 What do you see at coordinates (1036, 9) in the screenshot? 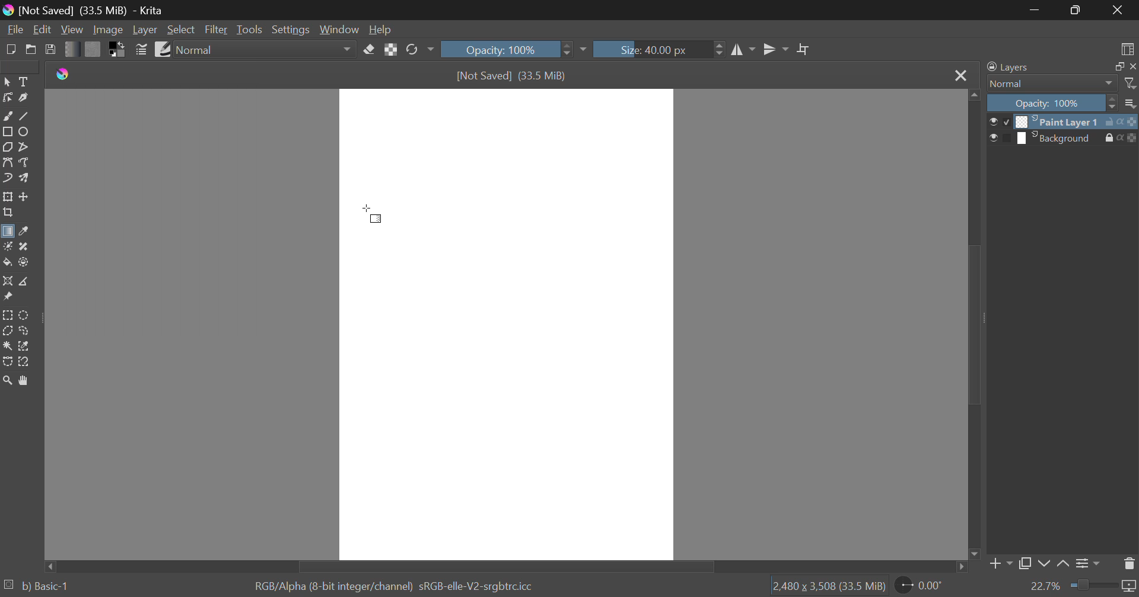
I see `Restore Down` at bounding box center [1036, 9].